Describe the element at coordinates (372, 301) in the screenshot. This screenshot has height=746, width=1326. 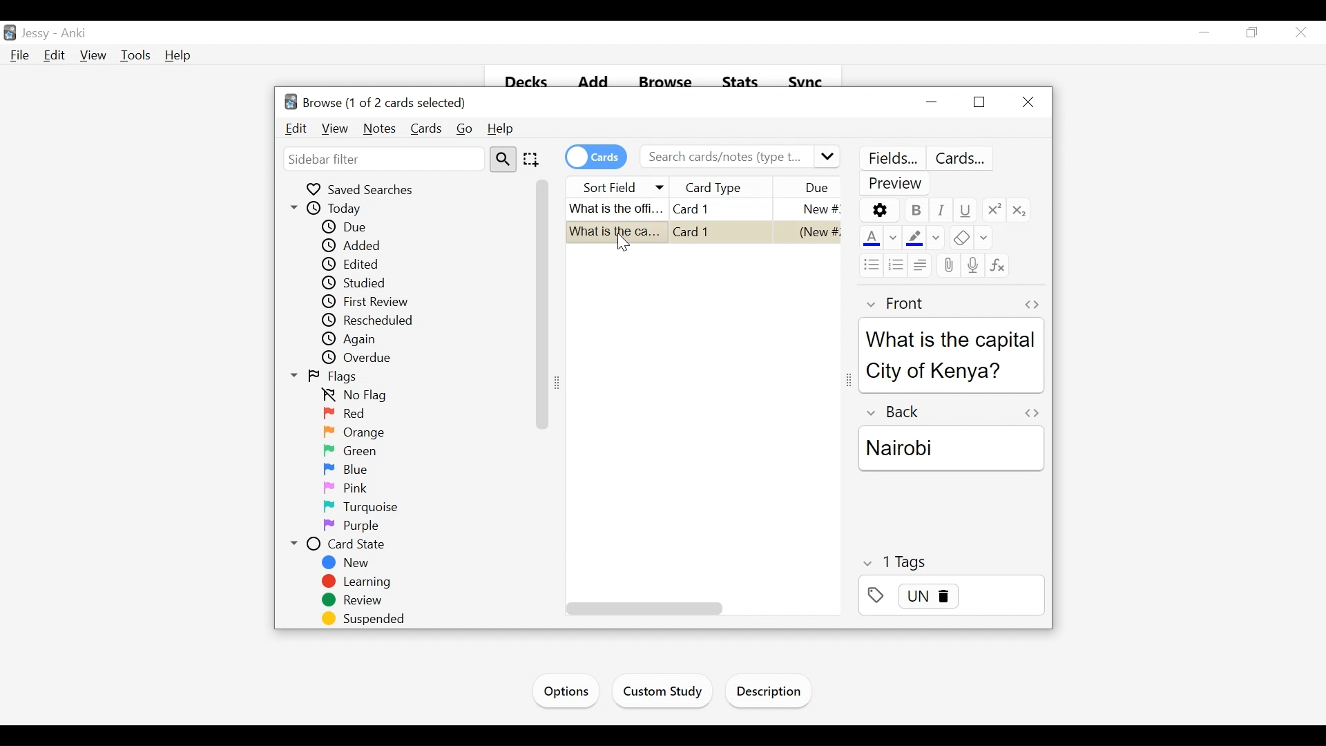
I see `First Review` at that location.